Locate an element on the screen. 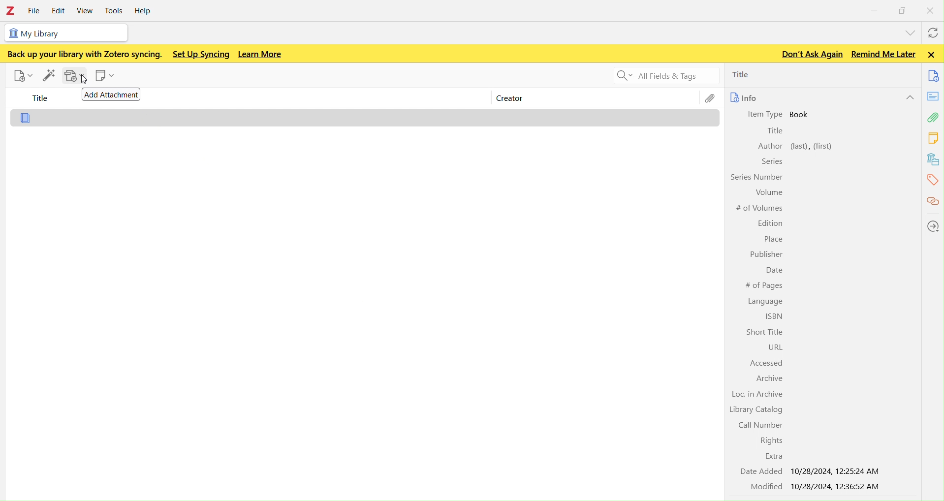 This screenshot has height=501, width=944. Remind me later is located at coordinates (883, 54).